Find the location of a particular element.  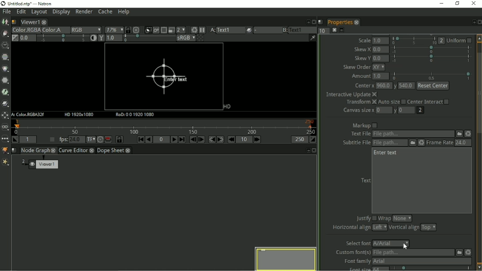

Enter text is located at coordinates (387, 154).